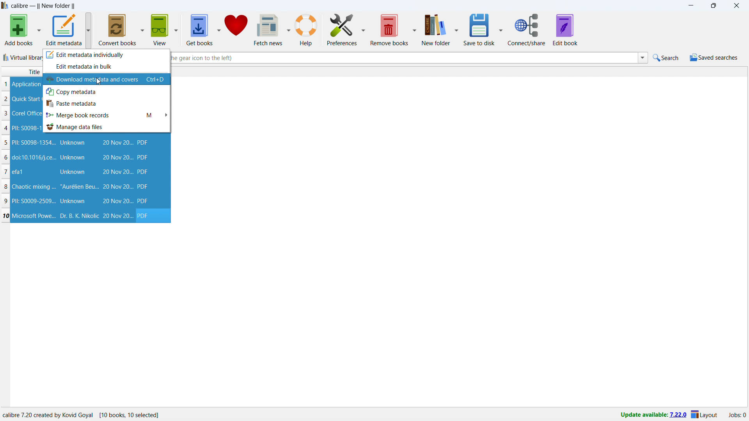  Describe the element at coordinates (39, 29) in the screenshot. I see `add books options` at that location.